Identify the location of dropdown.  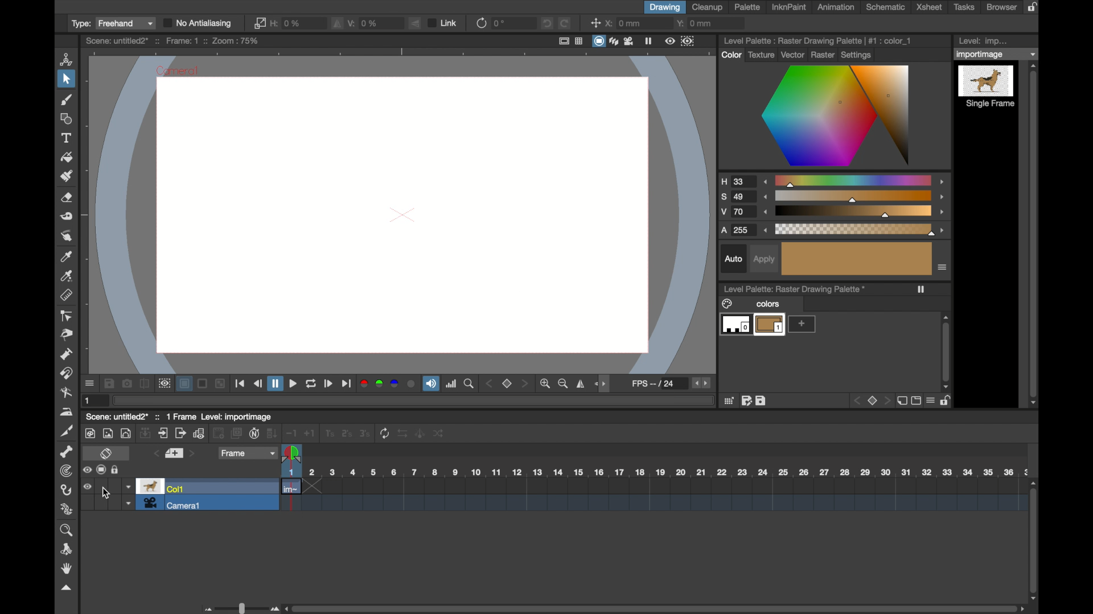
(129, 487).